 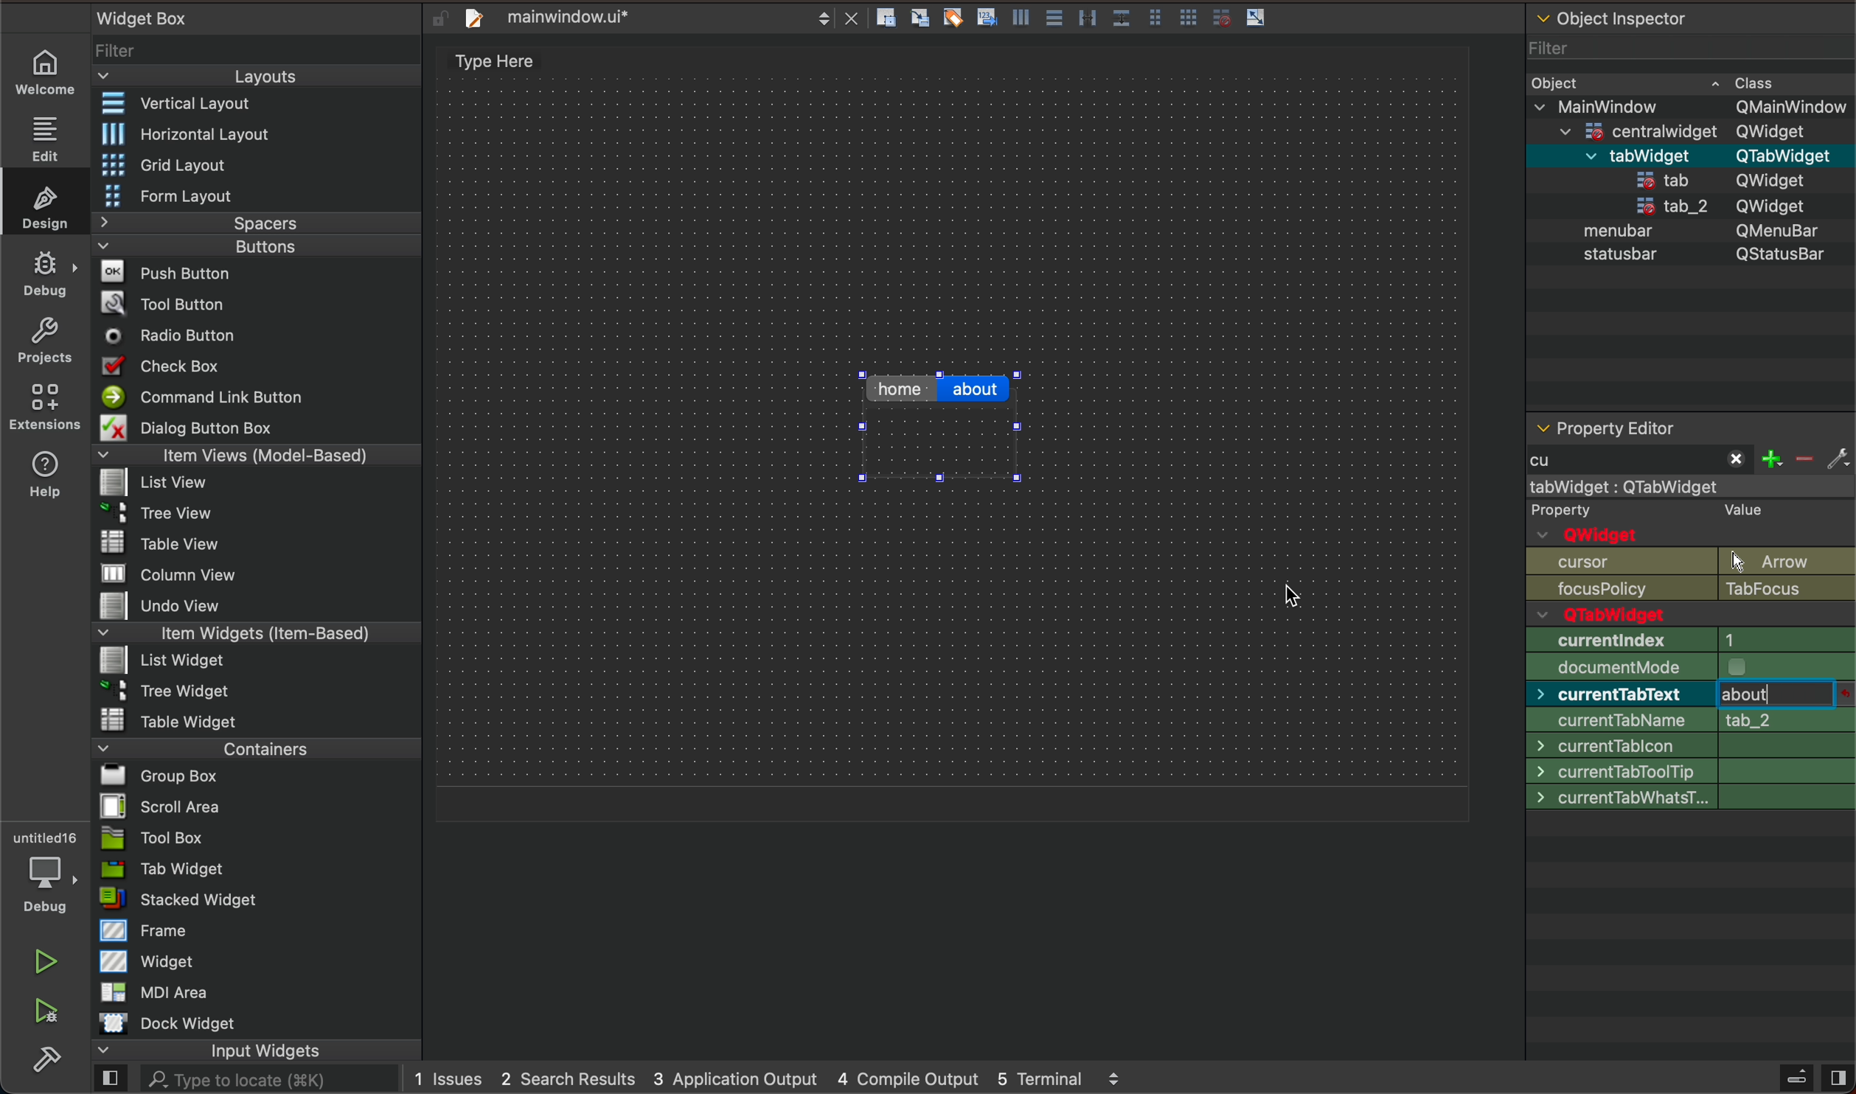 I want to click on Table View, so click(x=142, y=537).